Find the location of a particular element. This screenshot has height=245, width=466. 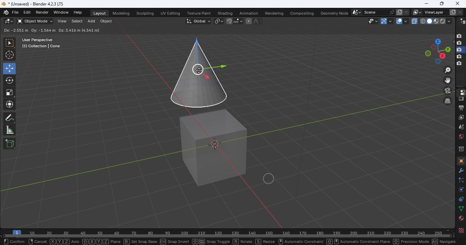

Edit is located at coordinates (27, 13).